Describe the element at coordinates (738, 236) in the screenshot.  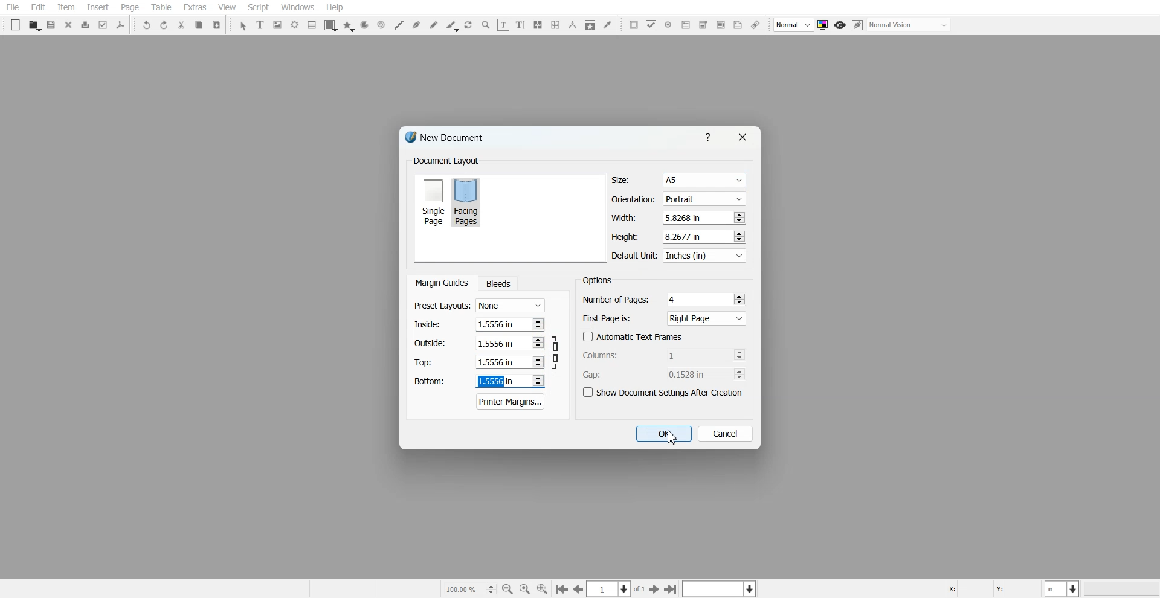
I see `Increase and decrease No. ` at that location.